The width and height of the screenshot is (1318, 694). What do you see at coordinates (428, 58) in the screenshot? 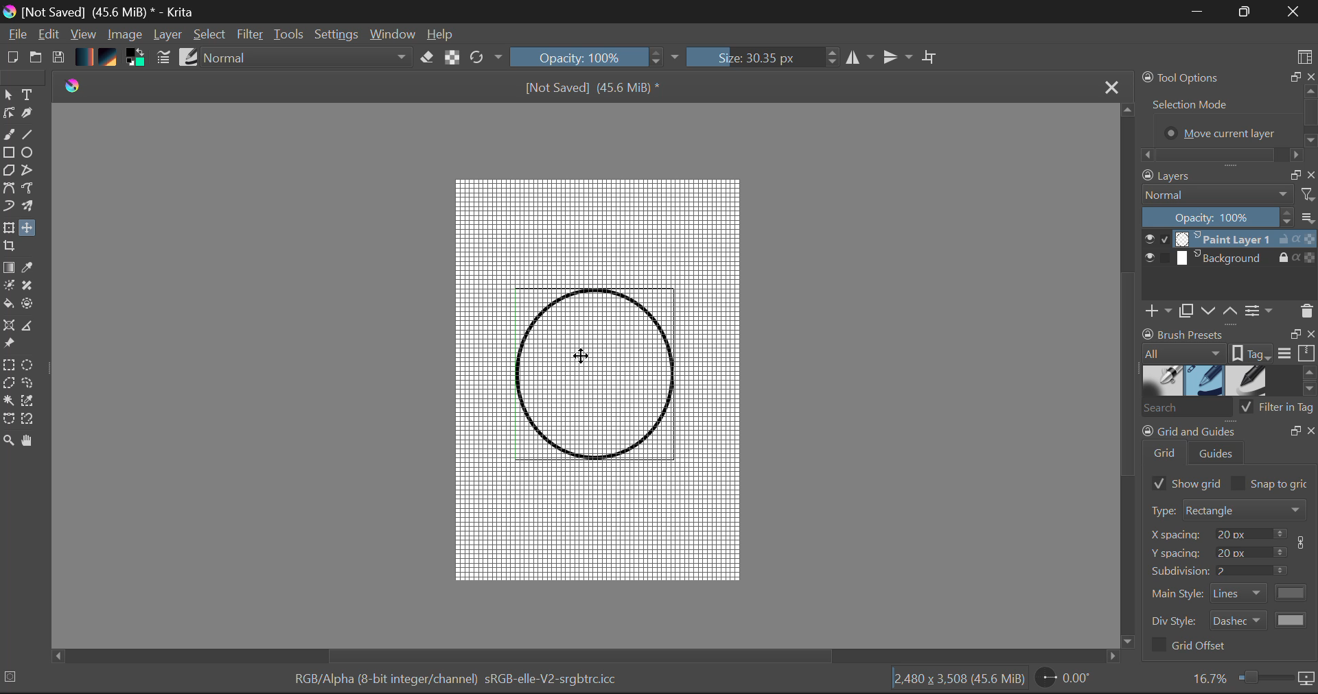
I see `Eraser` at bounding box center [428, 58].